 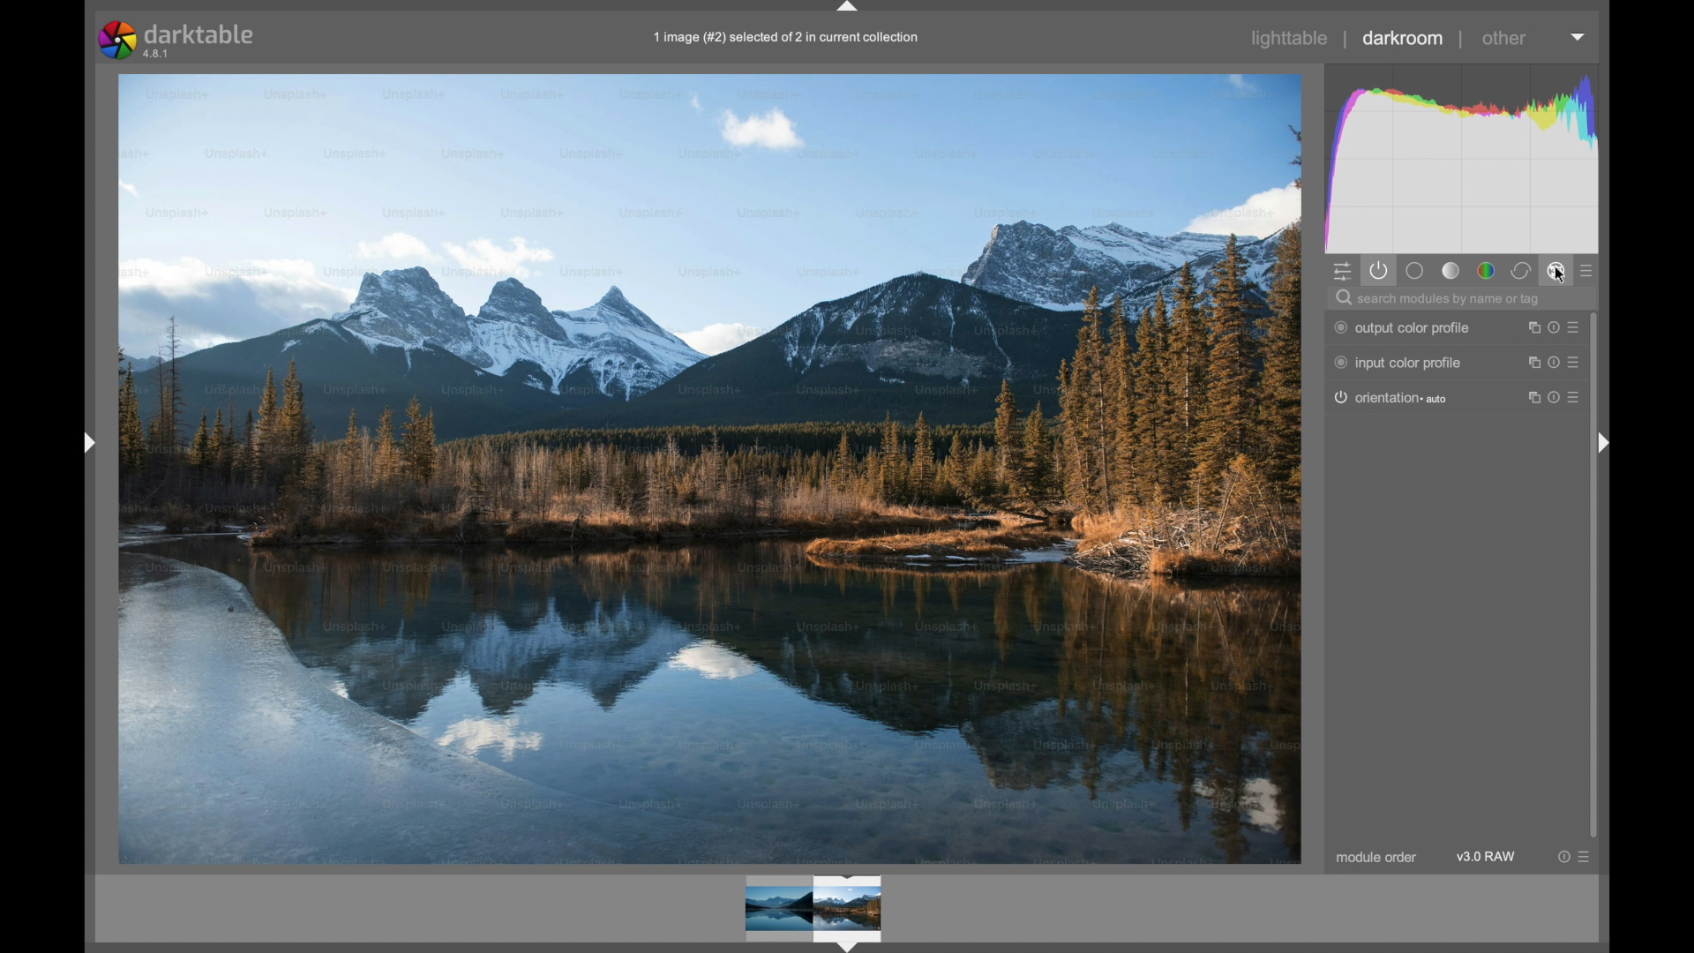 I want to click on resize handle, so click(x=1578, y=362).